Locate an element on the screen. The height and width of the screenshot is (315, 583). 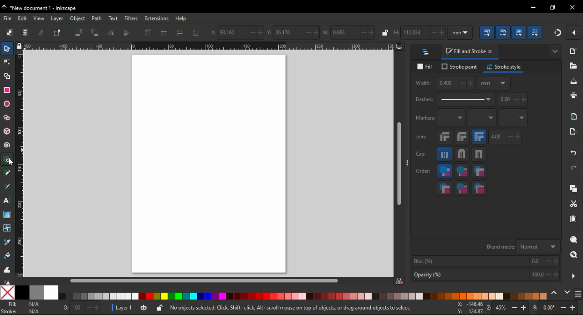
when scaling rectangles, scale the radii of rounded corners is located at coordinates (503, 33).